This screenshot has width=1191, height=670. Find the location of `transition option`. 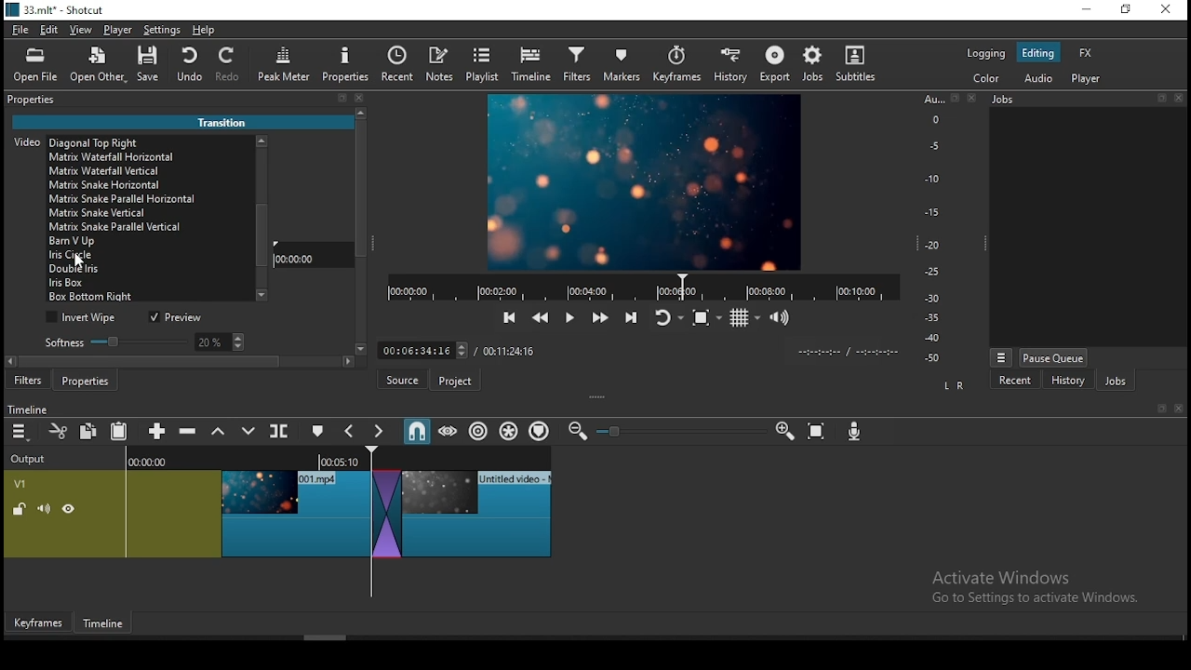

transition option is located at coordinates (147, 184).